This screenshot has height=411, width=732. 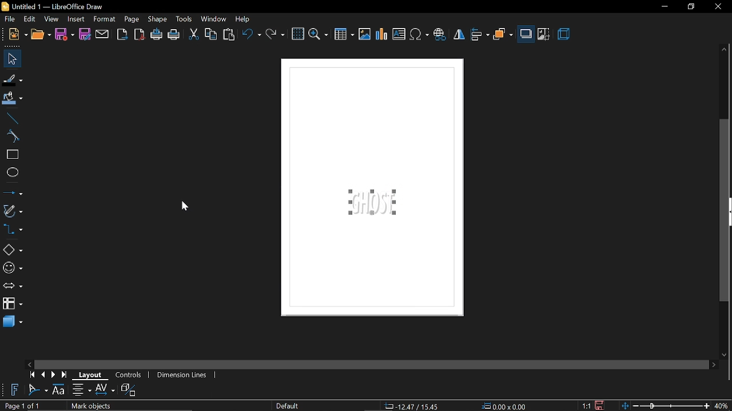 What do you see at coordinates (42, 376) in the screenshot?
I see `previous page` at bounding box center [42, 376].